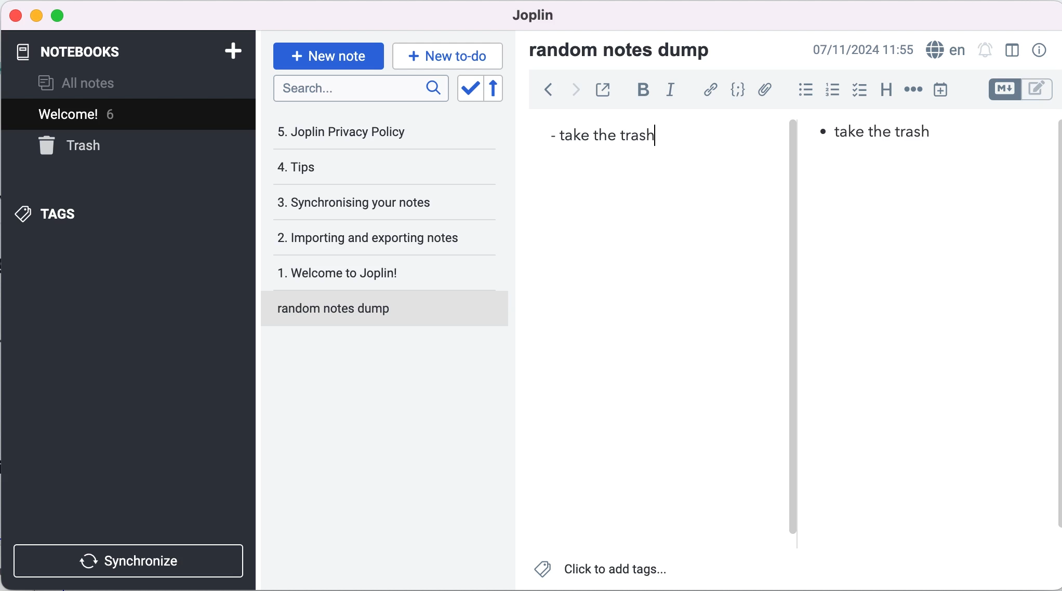  I want to click on maximize, so click(58, 17).